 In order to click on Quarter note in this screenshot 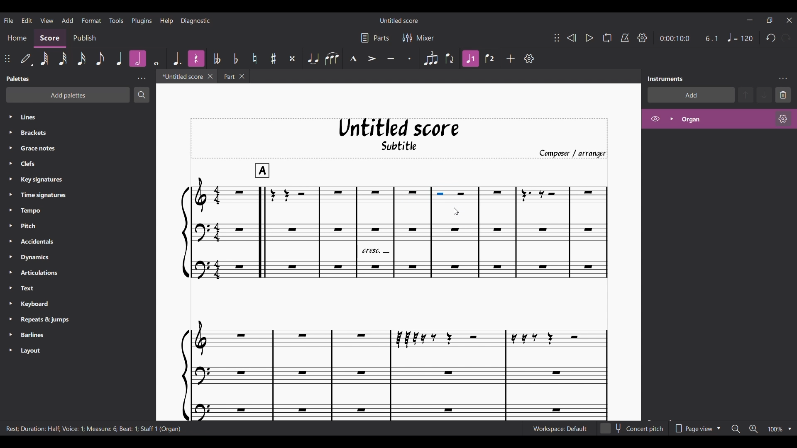, I will do `click(119, 59)`.